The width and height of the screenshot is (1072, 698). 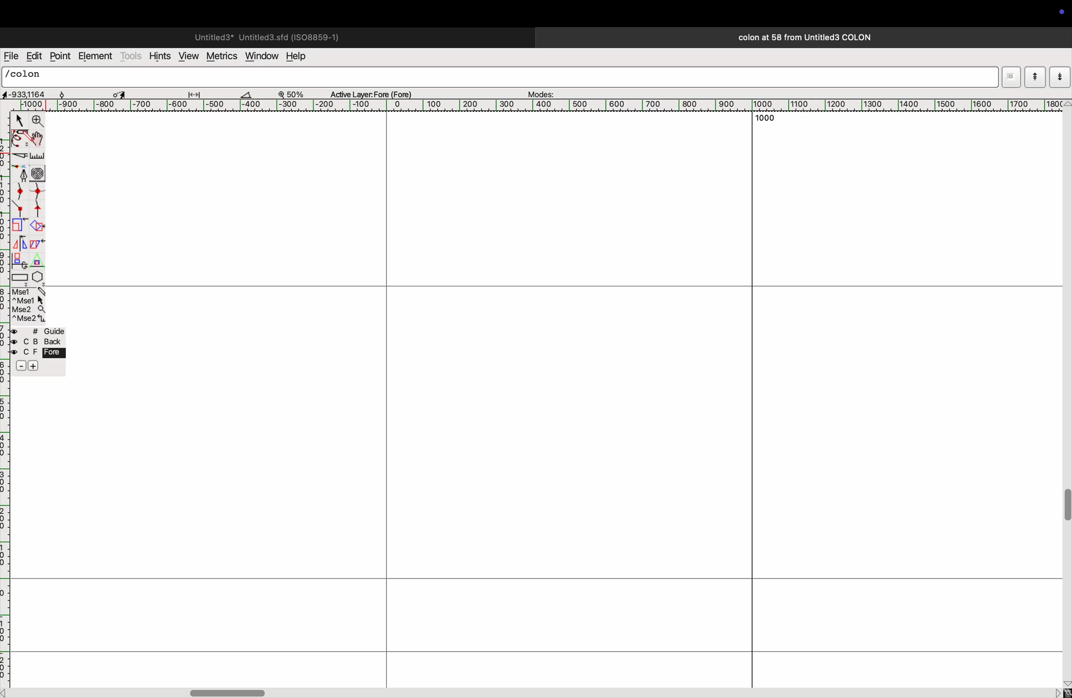 What do you see at coordinates (160, 55) in the screenshot?
I see `hints` at bounding box center [160, 55].